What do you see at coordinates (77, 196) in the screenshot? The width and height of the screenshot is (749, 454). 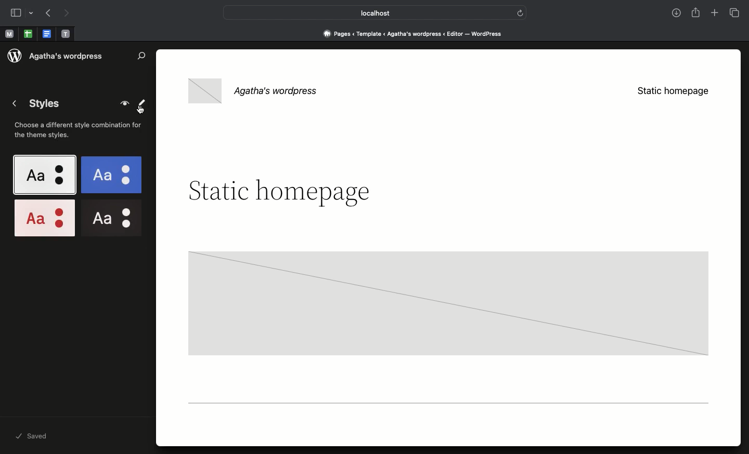 I see `Styles` at bounding box center [77, 196].